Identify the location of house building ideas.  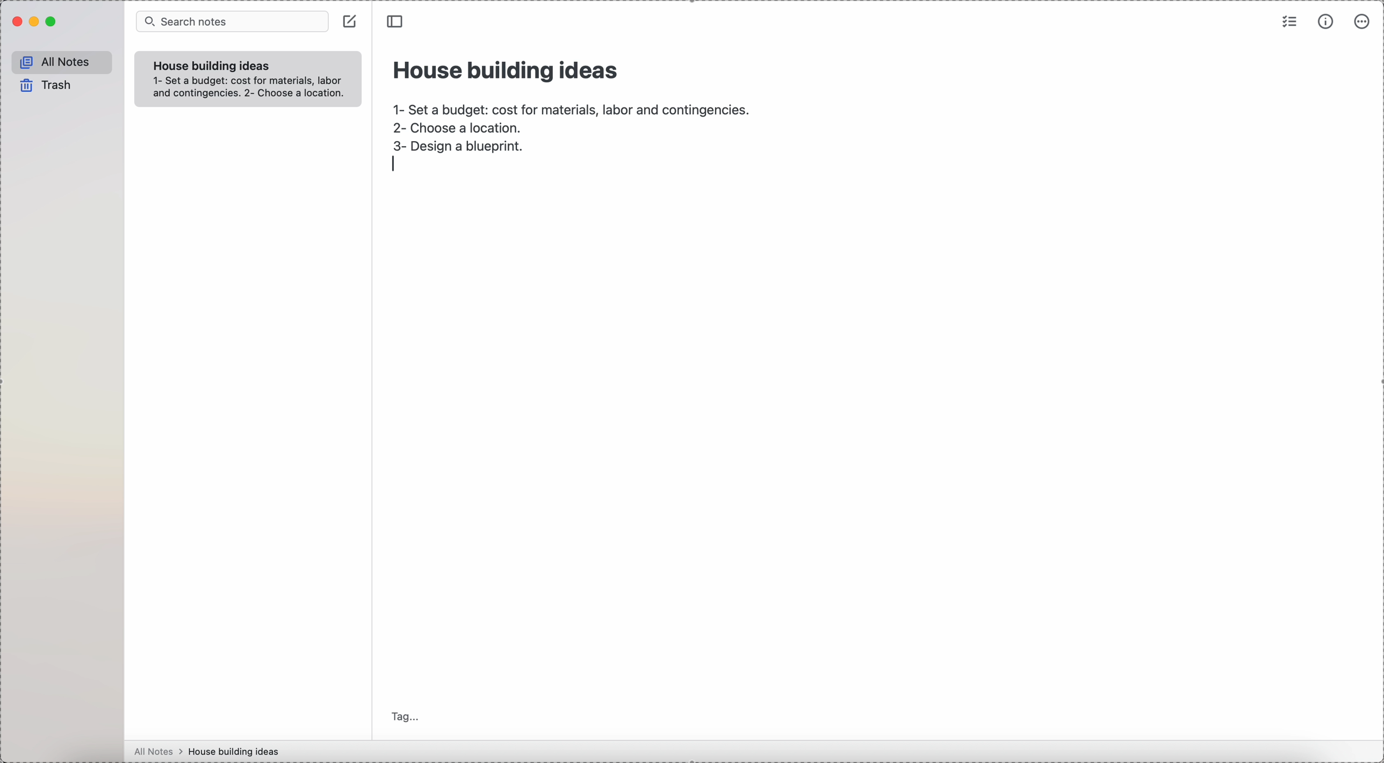
(208, 66).